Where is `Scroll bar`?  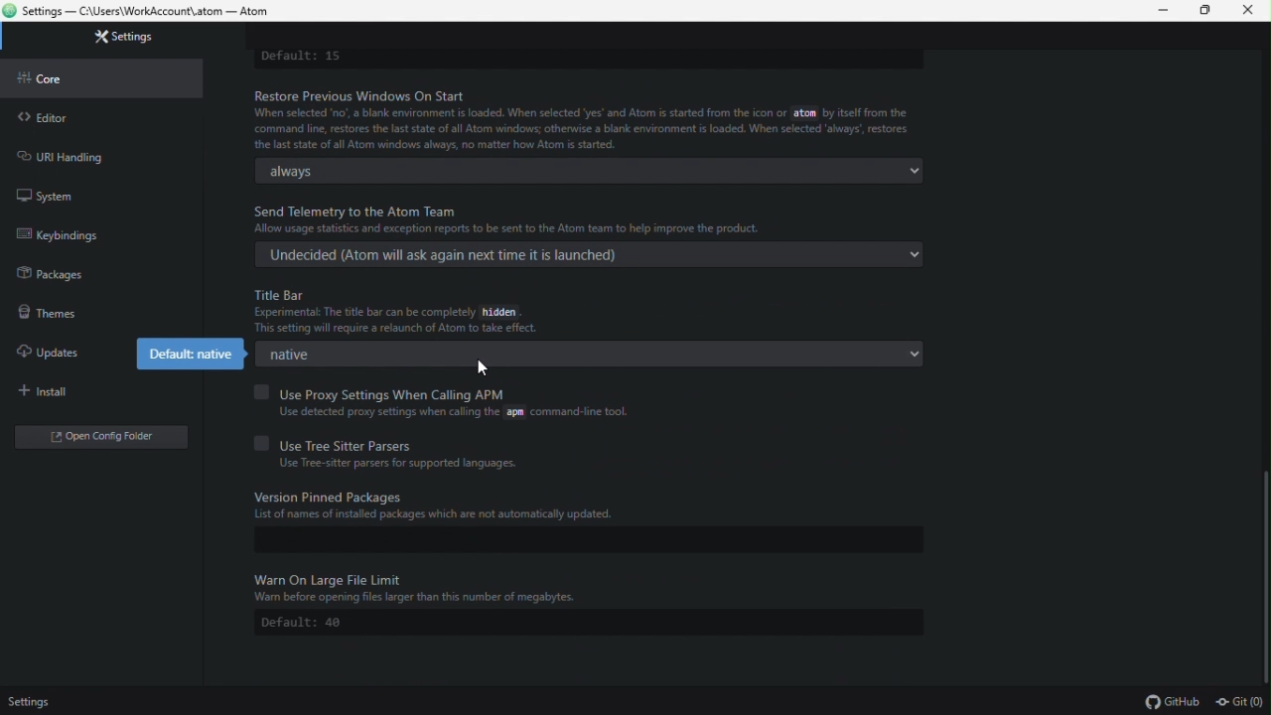
Scroll bar is located at coordinates (1263, 577).